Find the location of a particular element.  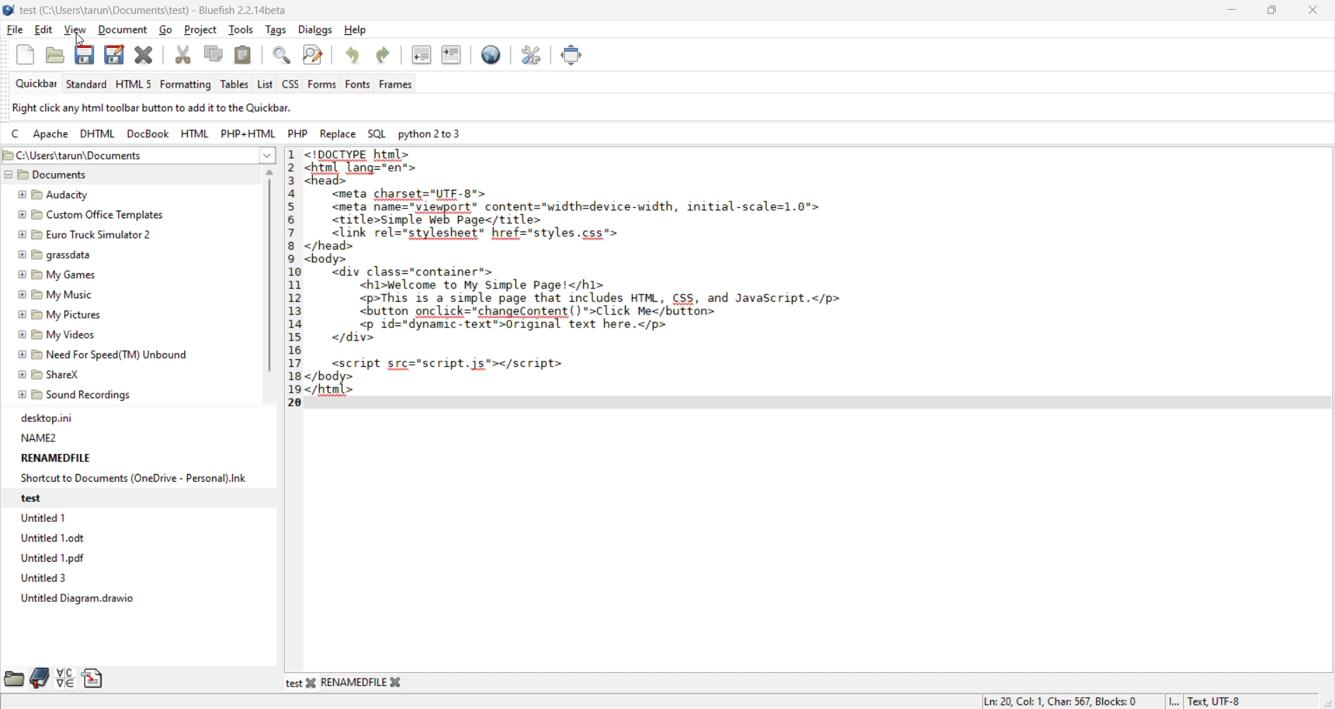

redo is located at coordinates (387, 56).